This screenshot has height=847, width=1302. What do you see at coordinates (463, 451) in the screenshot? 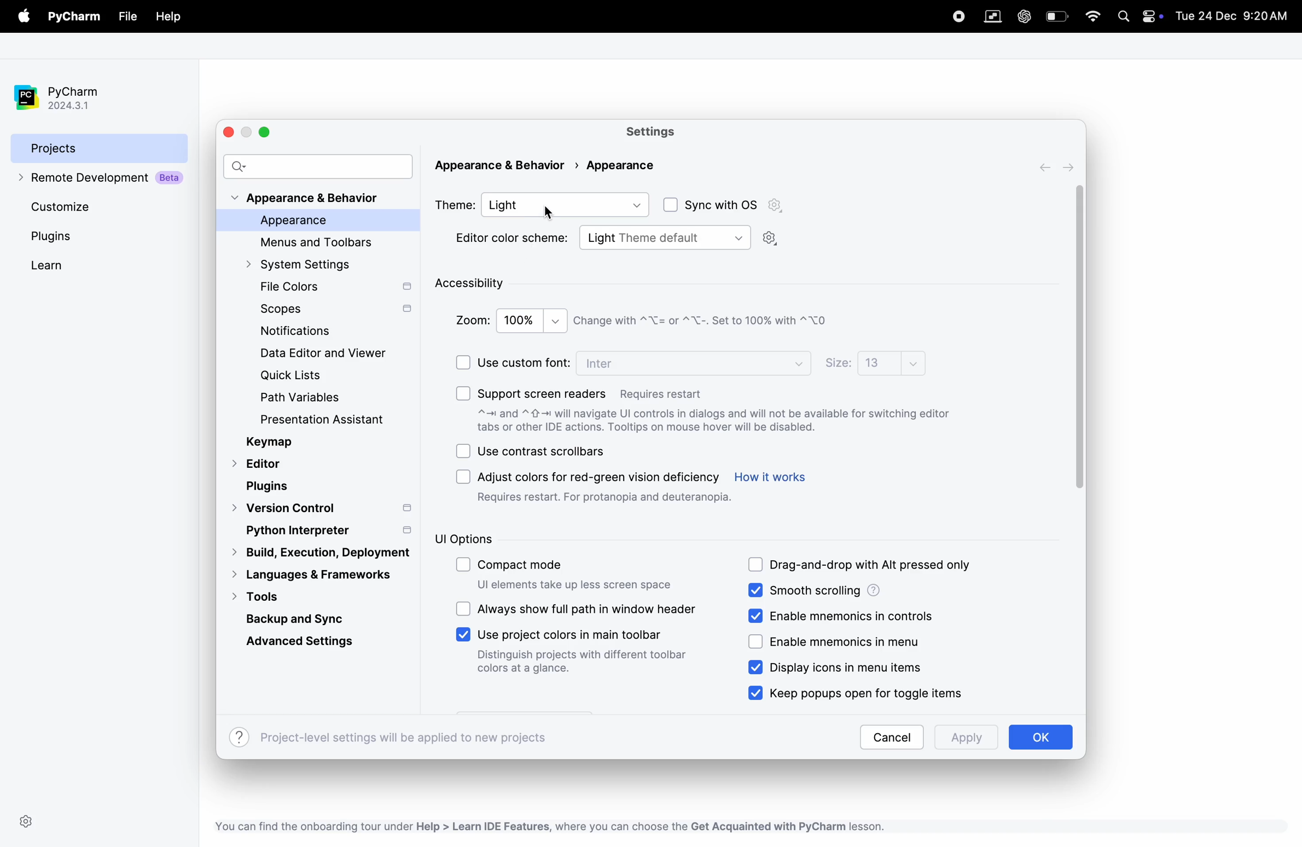
I see `checkbox` at bounding box center [463, 451].